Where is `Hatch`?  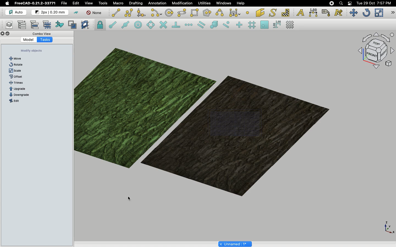 Hatch is located at coordinates (286, 13).